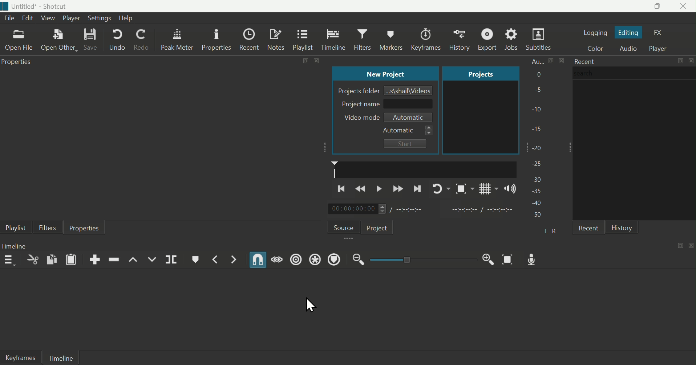  I want to click on Player, so click(661, 48).